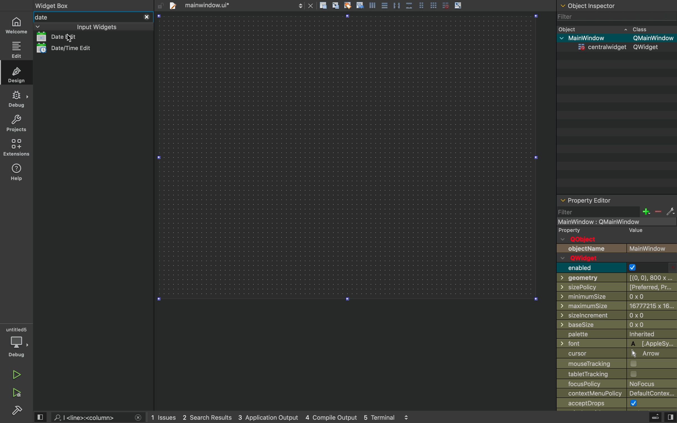 This screenshot has width=677, height=423. I want to click on search, so click(91, 417).